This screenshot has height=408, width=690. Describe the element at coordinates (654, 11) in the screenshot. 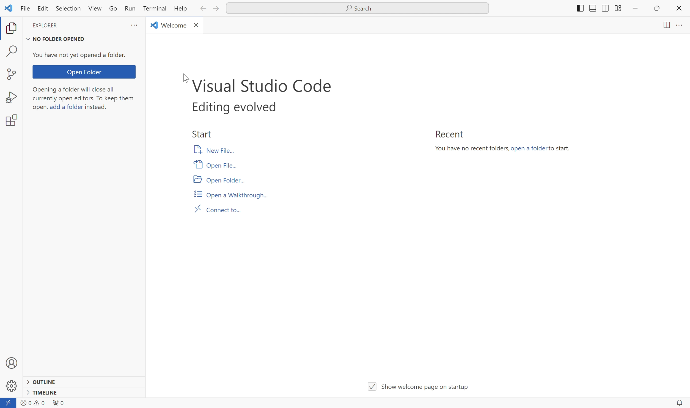

I see `restore down` at that location.